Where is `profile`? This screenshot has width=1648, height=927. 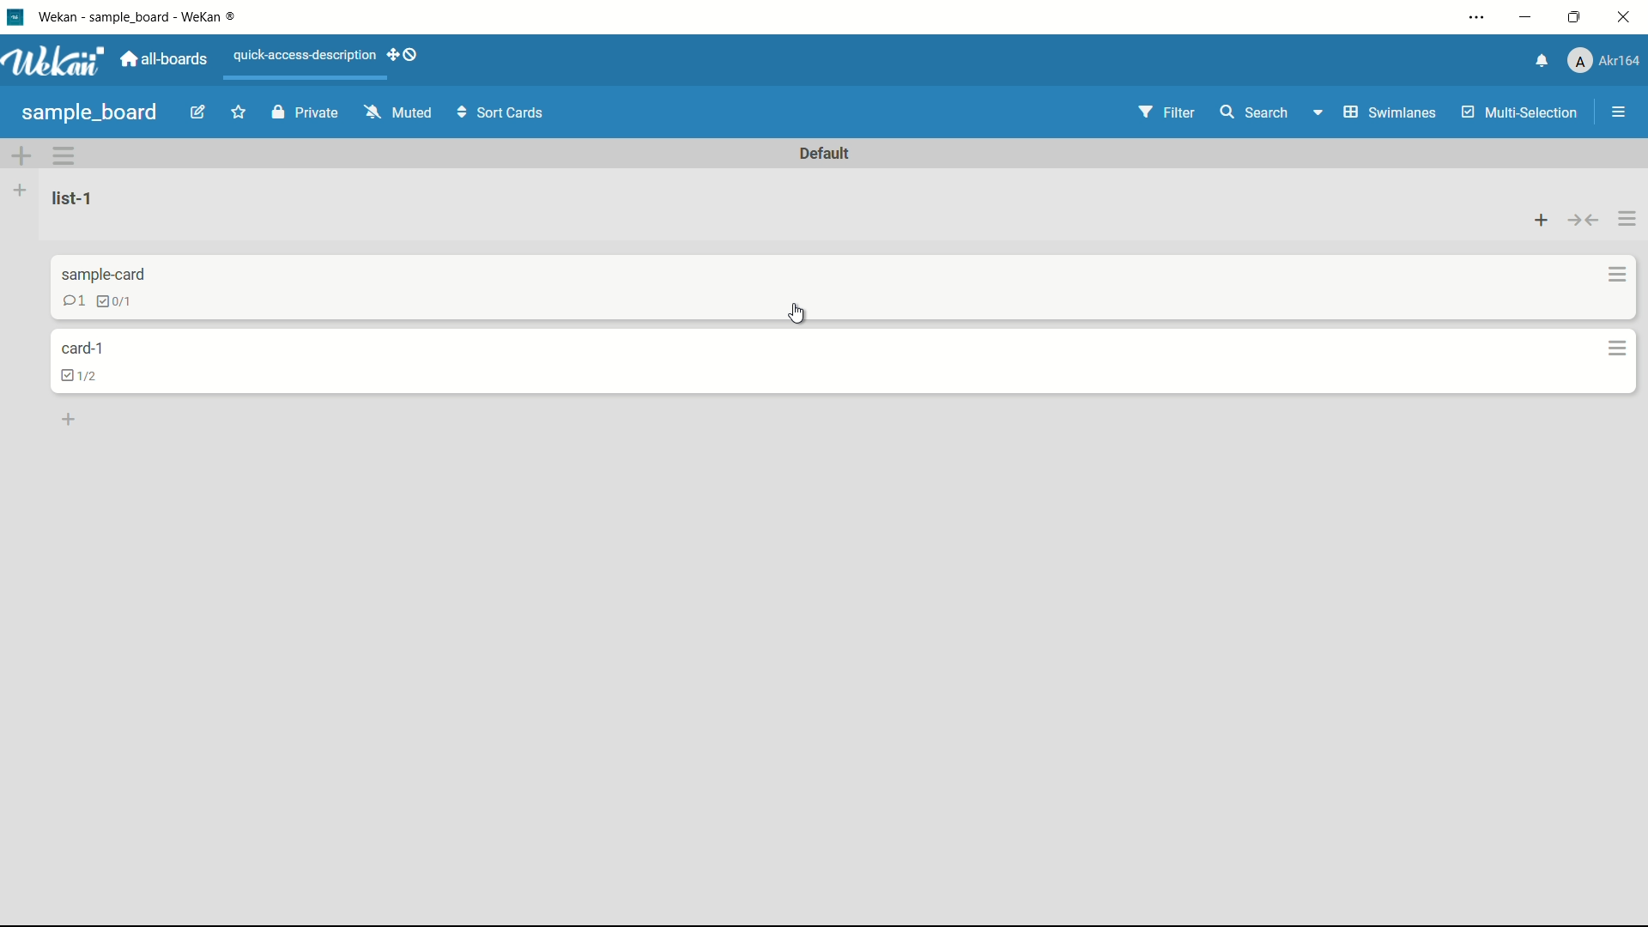 profile is located at coordinates (1603, 61).